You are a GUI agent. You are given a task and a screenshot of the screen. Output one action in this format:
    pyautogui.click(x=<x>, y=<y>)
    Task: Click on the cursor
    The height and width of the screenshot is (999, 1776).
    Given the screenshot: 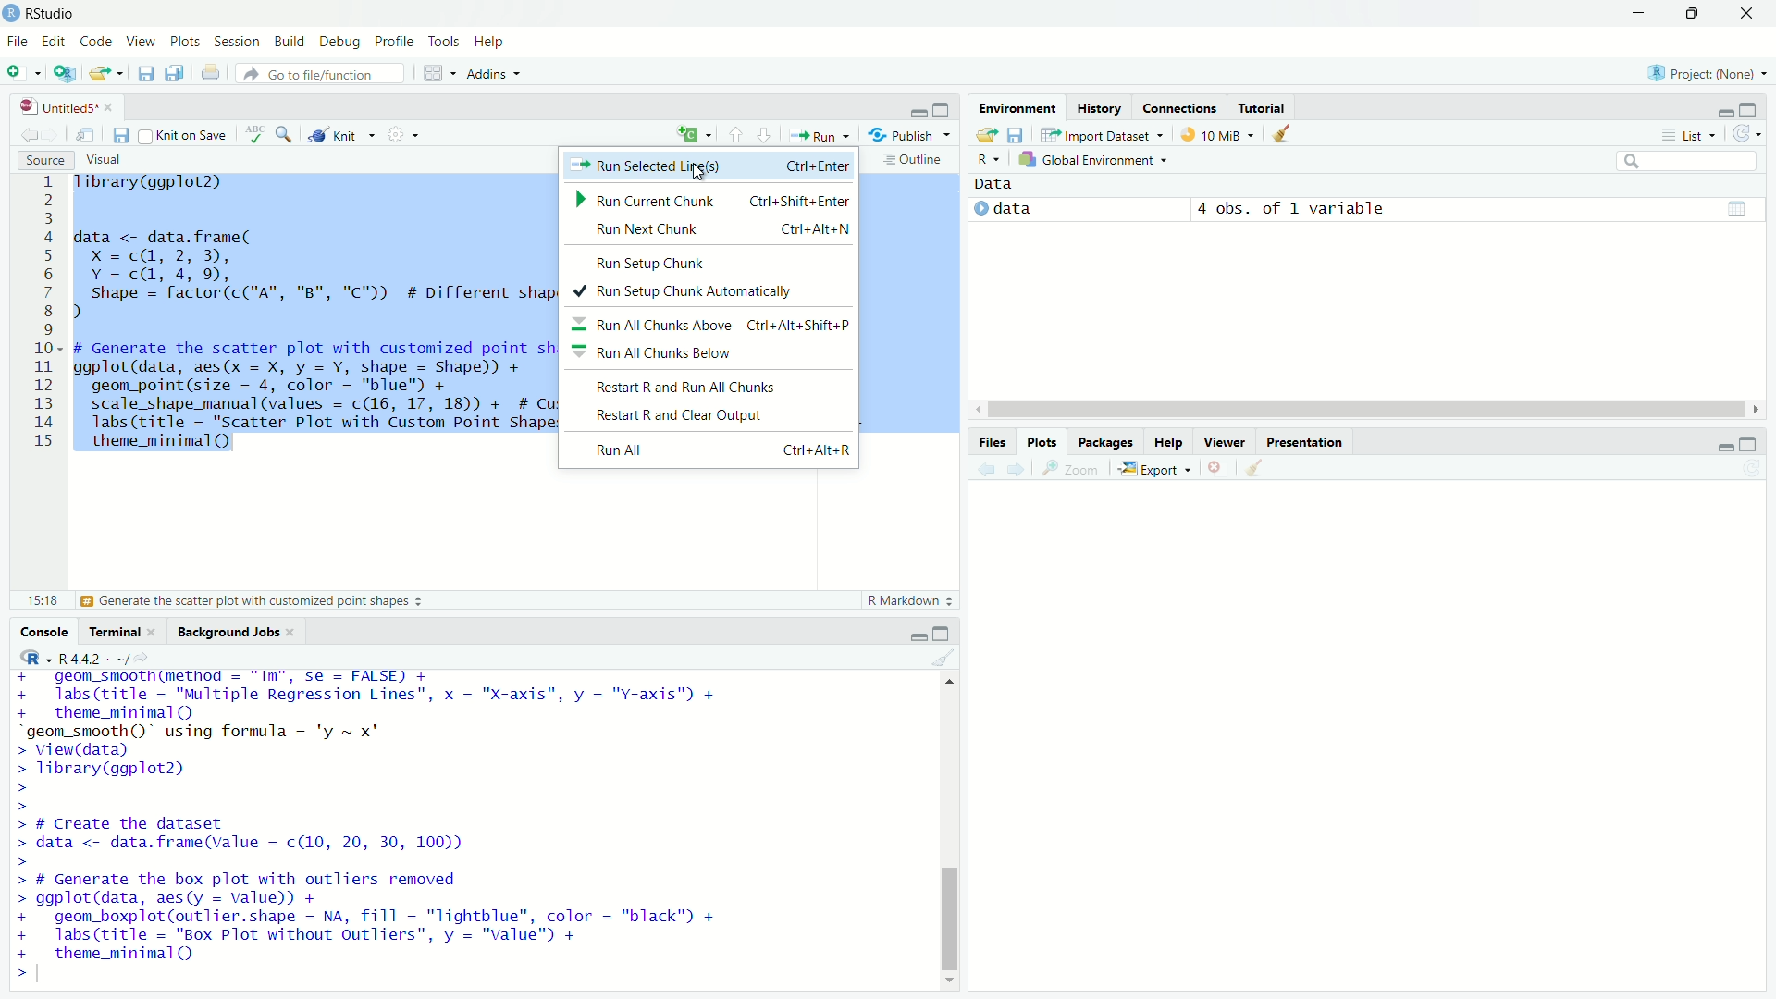 What is the action you would take?
    pyautogui.click(x=696, y=172)
    